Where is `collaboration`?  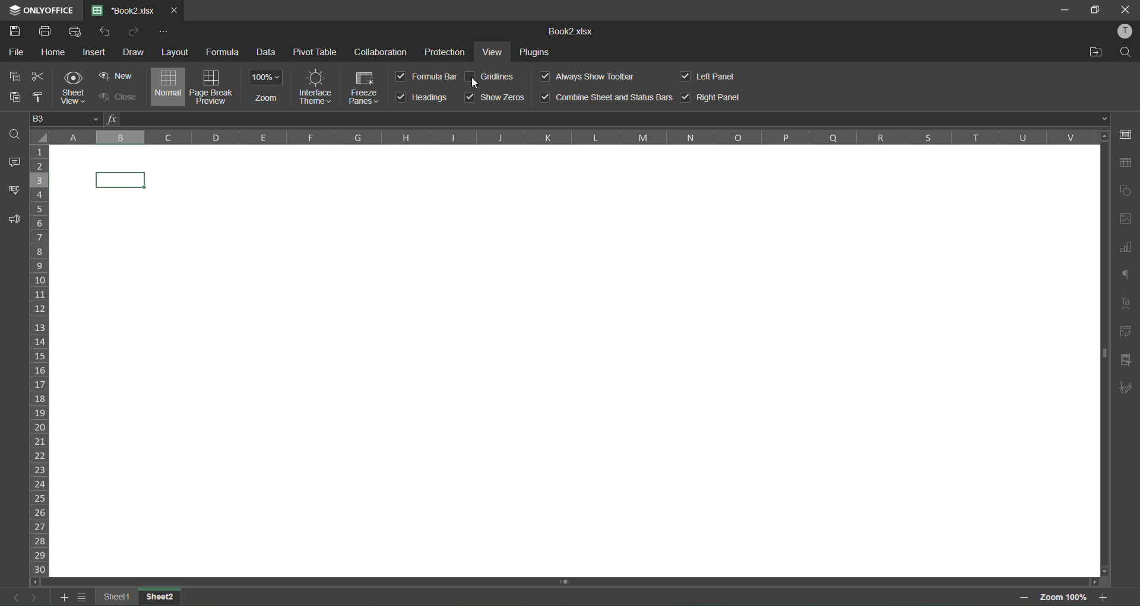
collaboration is located at coordinates (381, 52).